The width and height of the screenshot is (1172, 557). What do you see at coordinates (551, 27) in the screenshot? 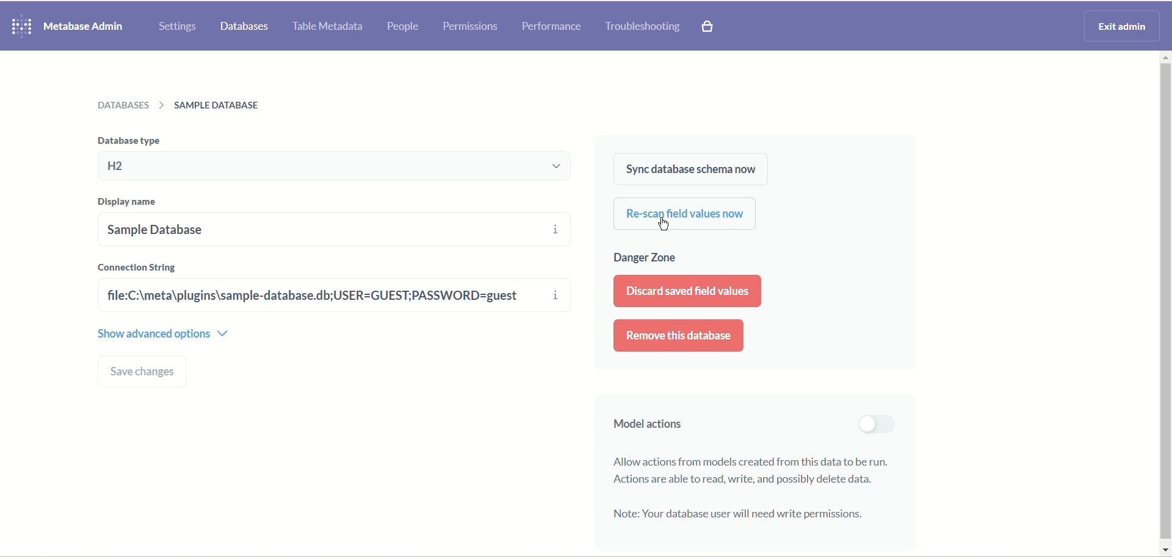
I see `performance` at bounding box center [551, 27].